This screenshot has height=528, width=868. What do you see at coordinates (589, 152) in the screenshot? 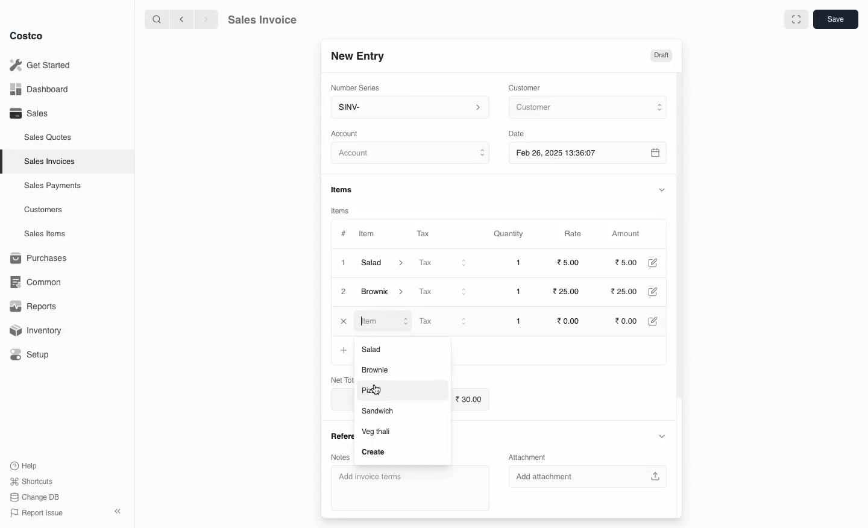
I see `Feb 26, 2025 13:36:07` at bounding box center [589, 152].